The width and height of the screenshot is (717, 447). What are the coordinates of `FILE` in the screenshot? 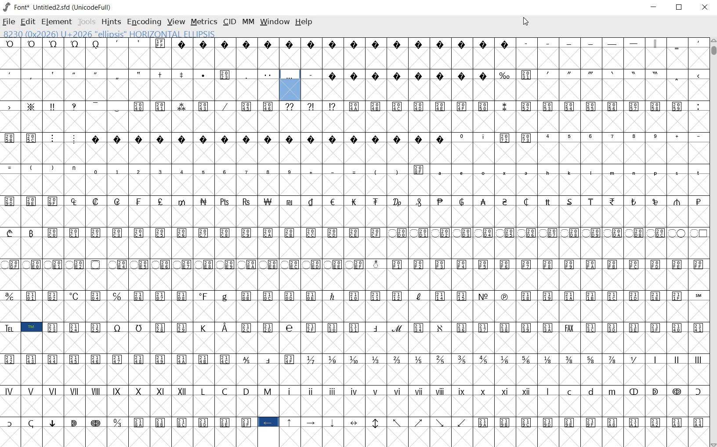 It's located at (9, 22).